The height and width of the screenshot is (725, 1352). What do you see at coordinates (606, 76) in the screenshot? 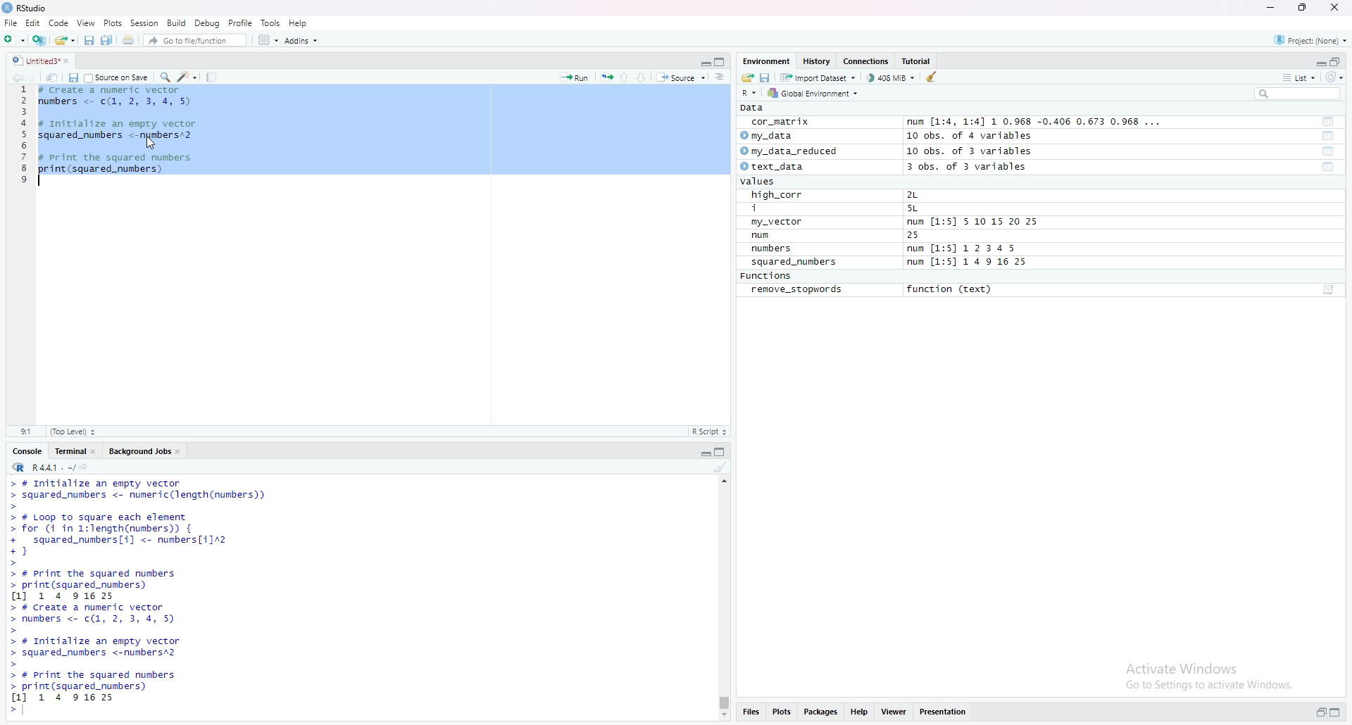
I see `re-run previous code region` at bounding box center [606, 76].